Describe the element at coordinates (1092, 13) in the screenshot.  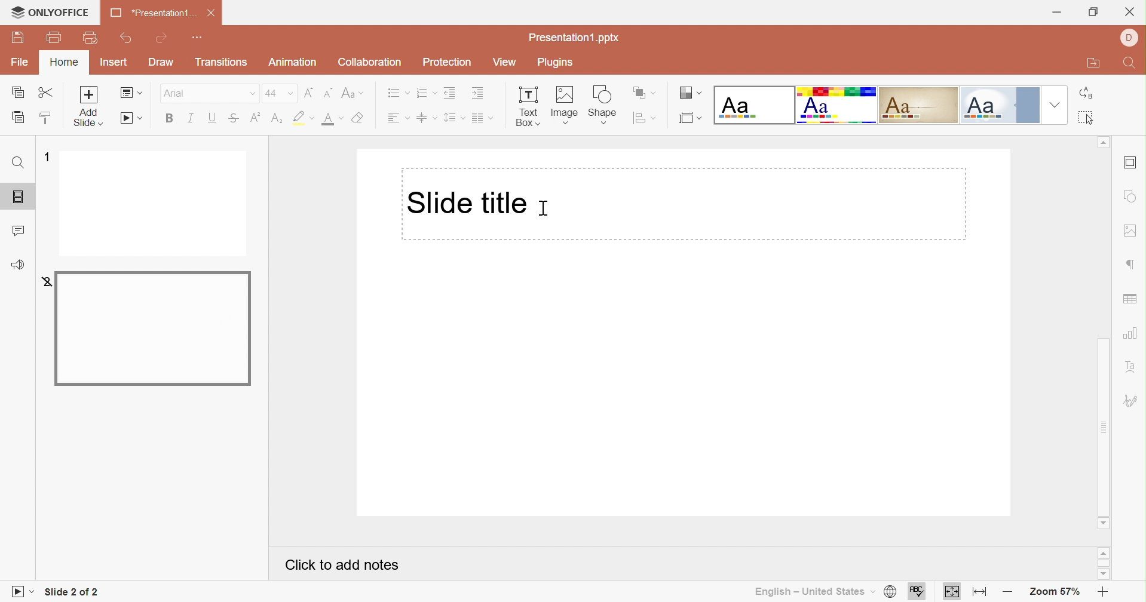
I see `Restore down` at that location.